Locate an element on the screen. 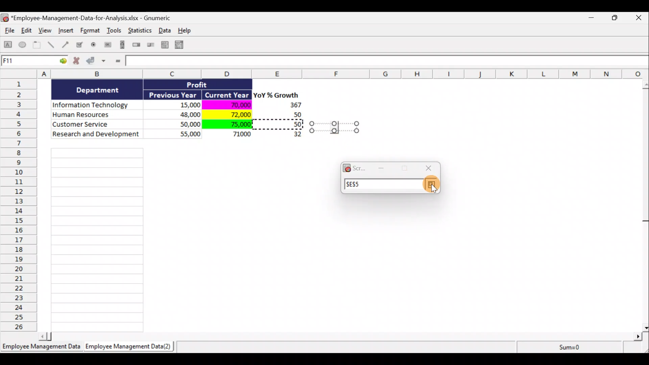 The image size is (649, 365). Format is located at coordinates (91, 32).